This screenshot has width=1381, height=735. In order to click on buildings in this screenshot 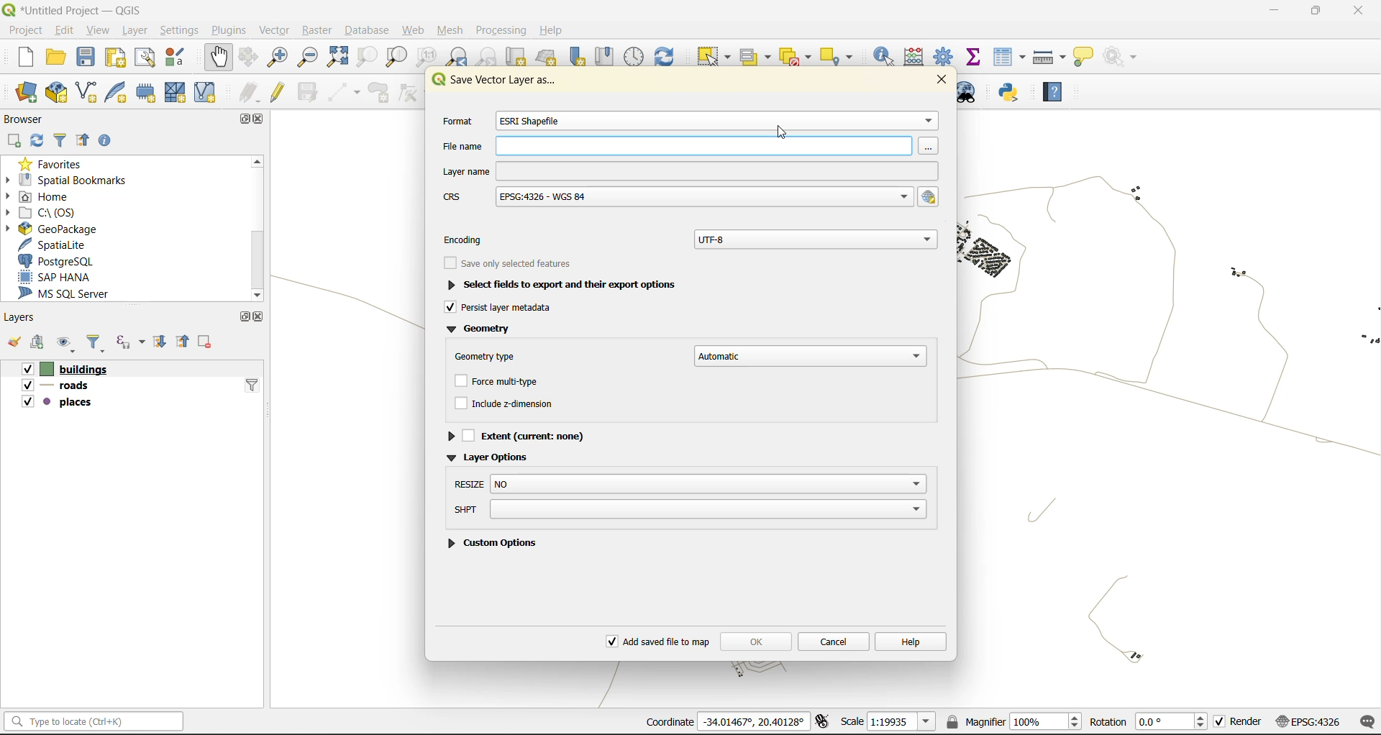, I will do `click(58, 368)`.